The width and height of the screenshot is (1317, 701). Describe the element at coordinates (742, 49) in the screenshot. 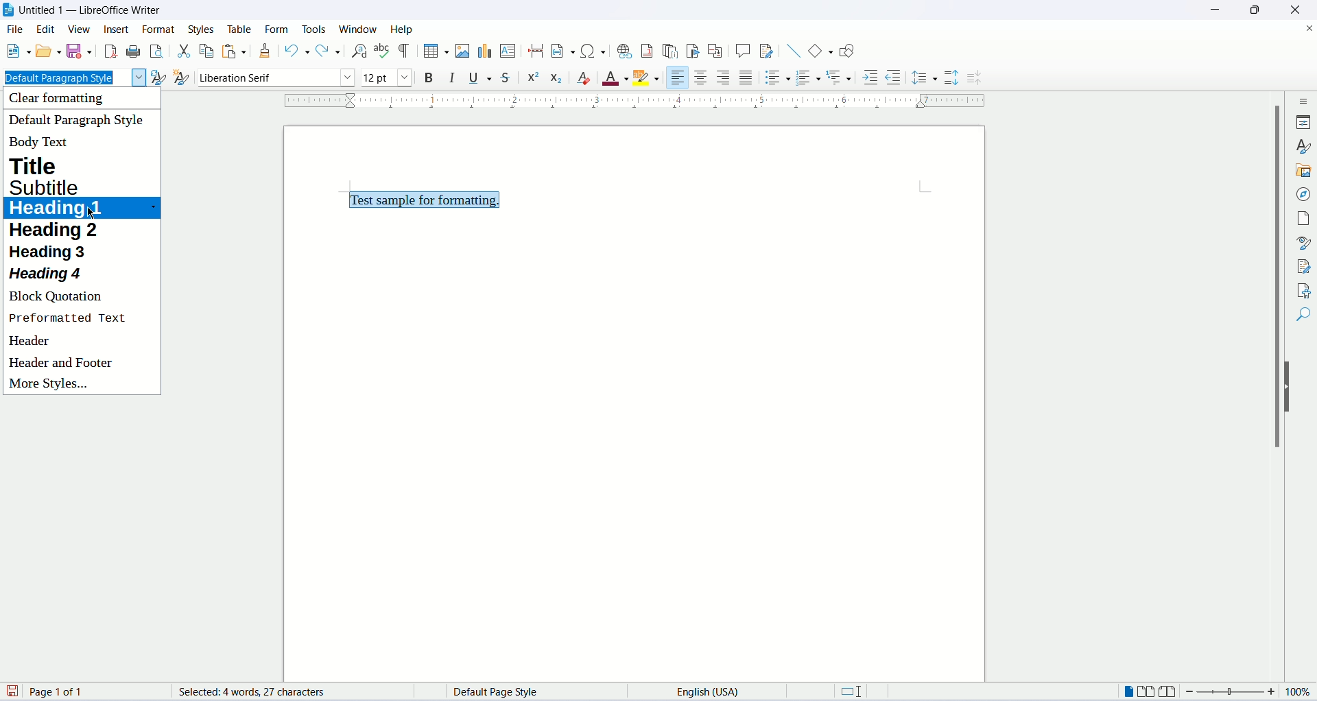

I see `insert comment` at that location.